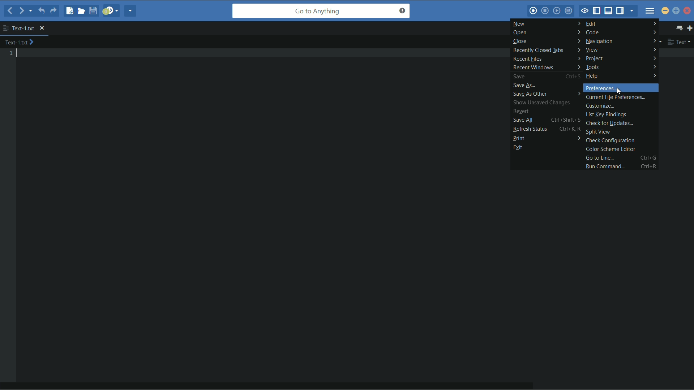 The width and height of the screenshot is (694, 390). What do you see at coordinates (619, 76) in the screenshot?
I see `help` at bounding box center [619, 76].